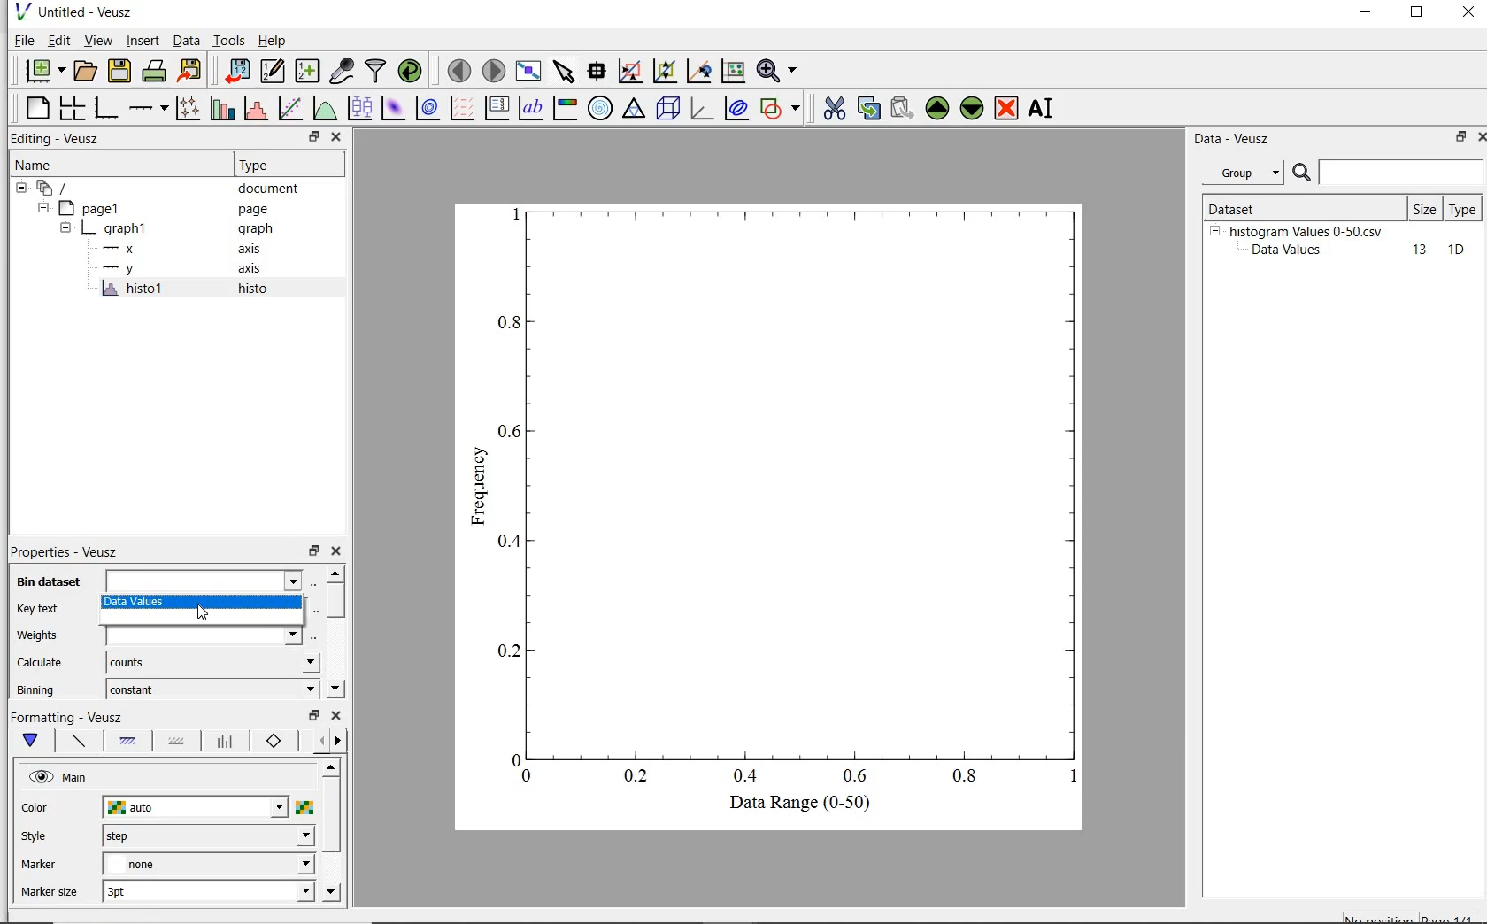  Describe the element at coordinates (1417, 14) in the screenshot. I see `restore down` at that location.